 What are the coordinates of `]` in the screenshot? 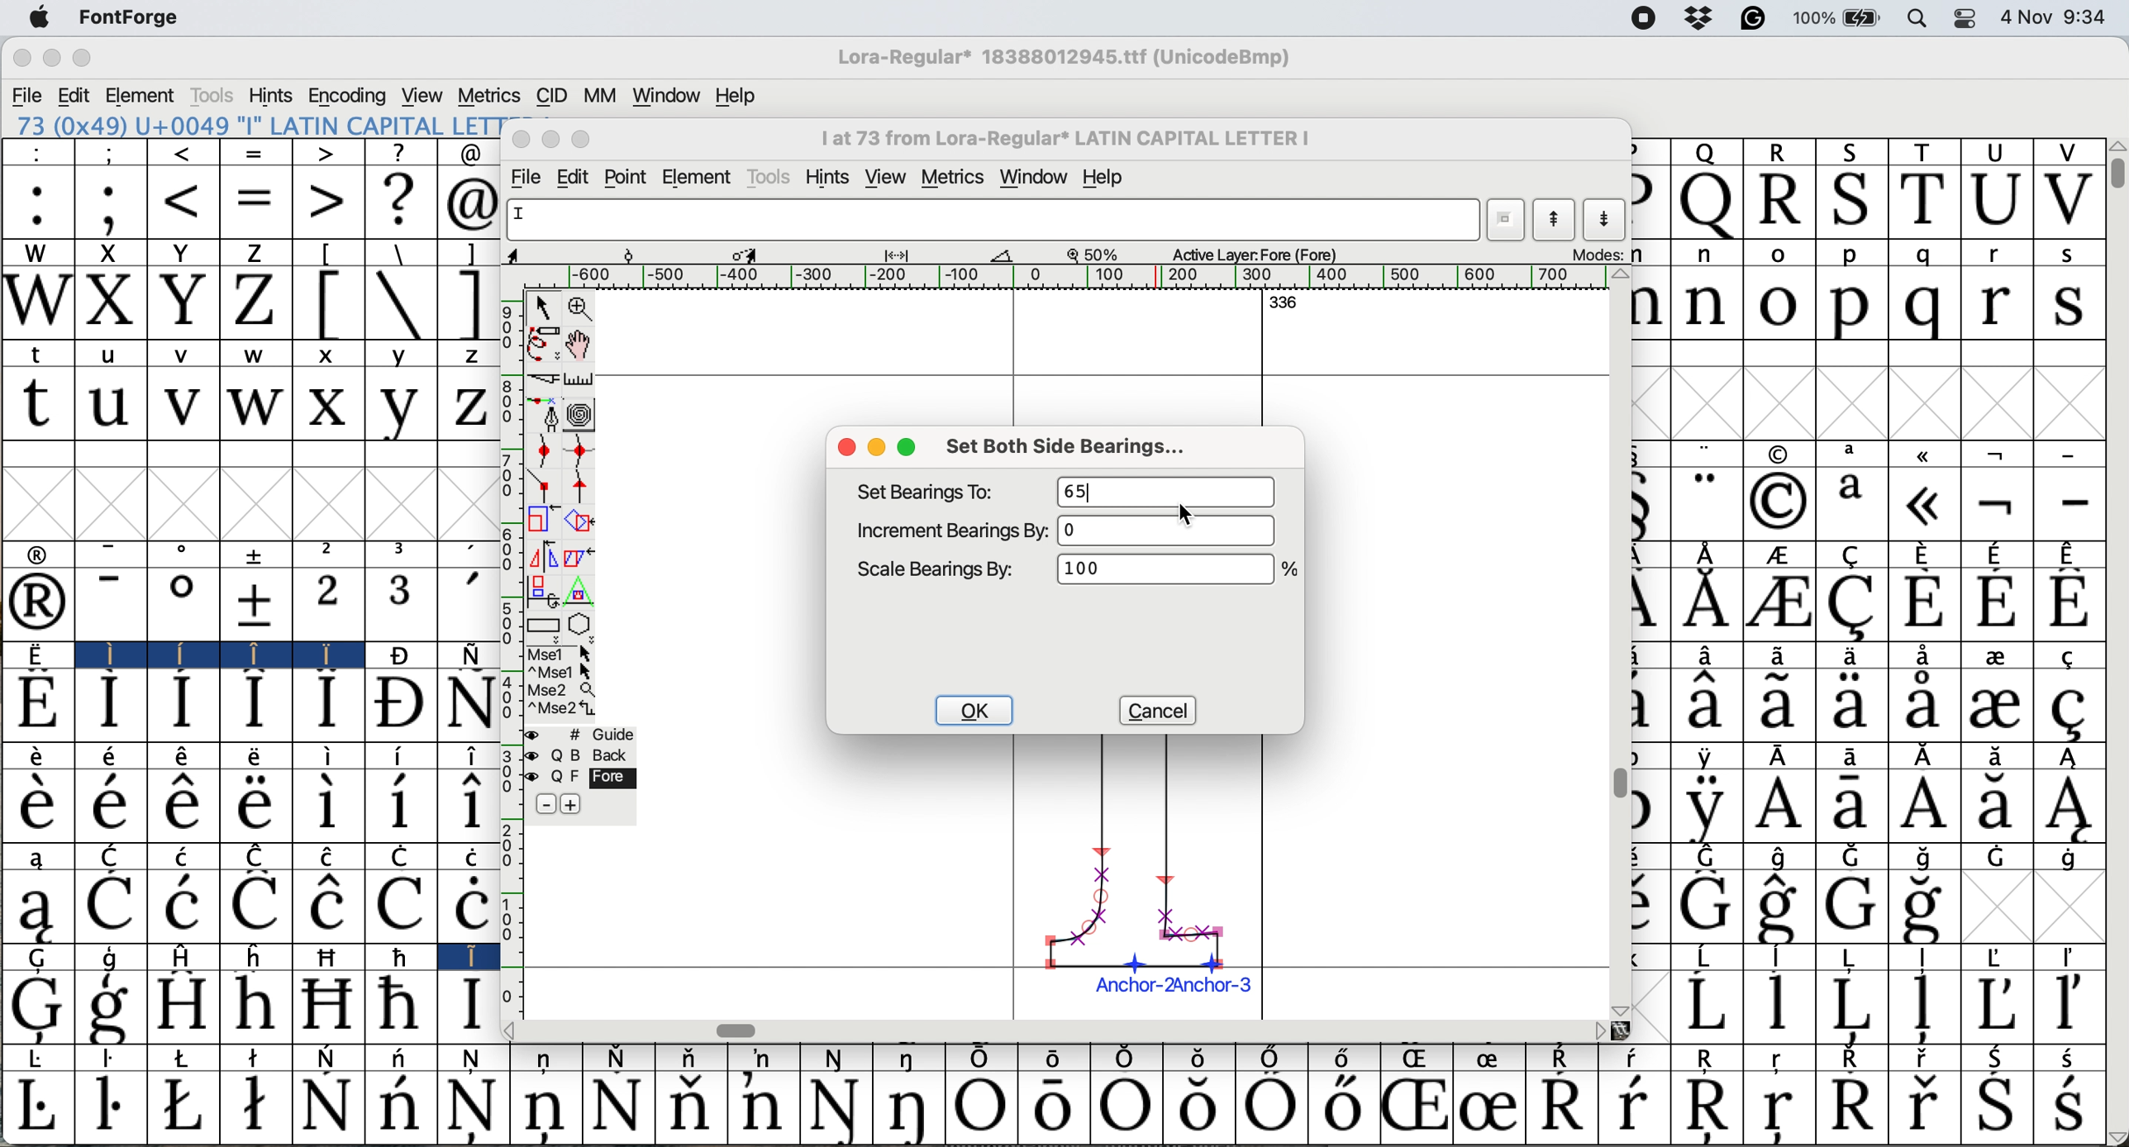 It's located at (470, 254).